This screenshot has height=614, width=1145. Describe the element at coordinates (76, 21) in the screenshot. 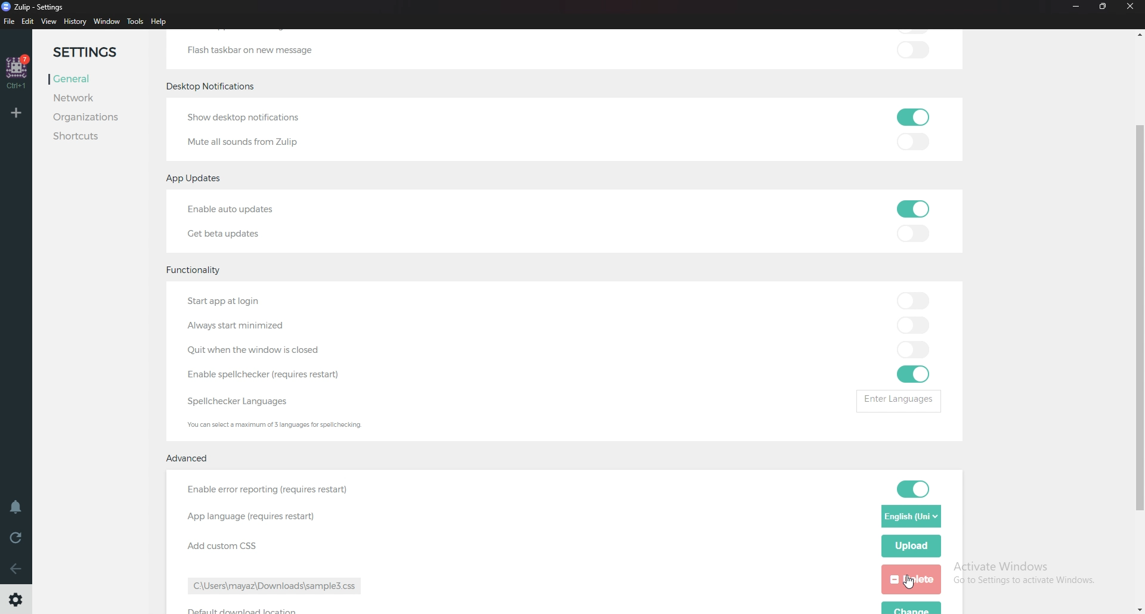

I see `History` at that location.